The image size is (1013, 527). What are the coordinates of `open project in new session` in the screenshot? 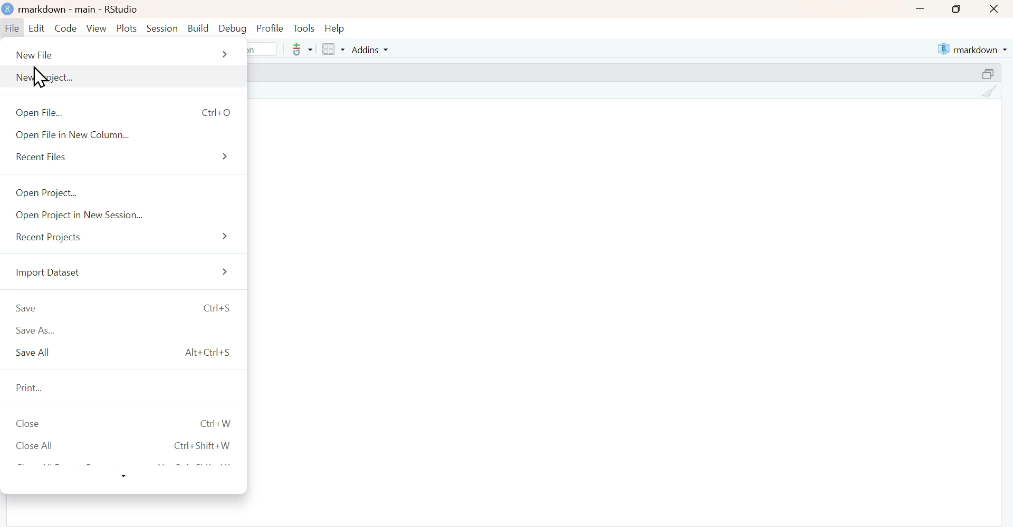 It's located at (128, 217).